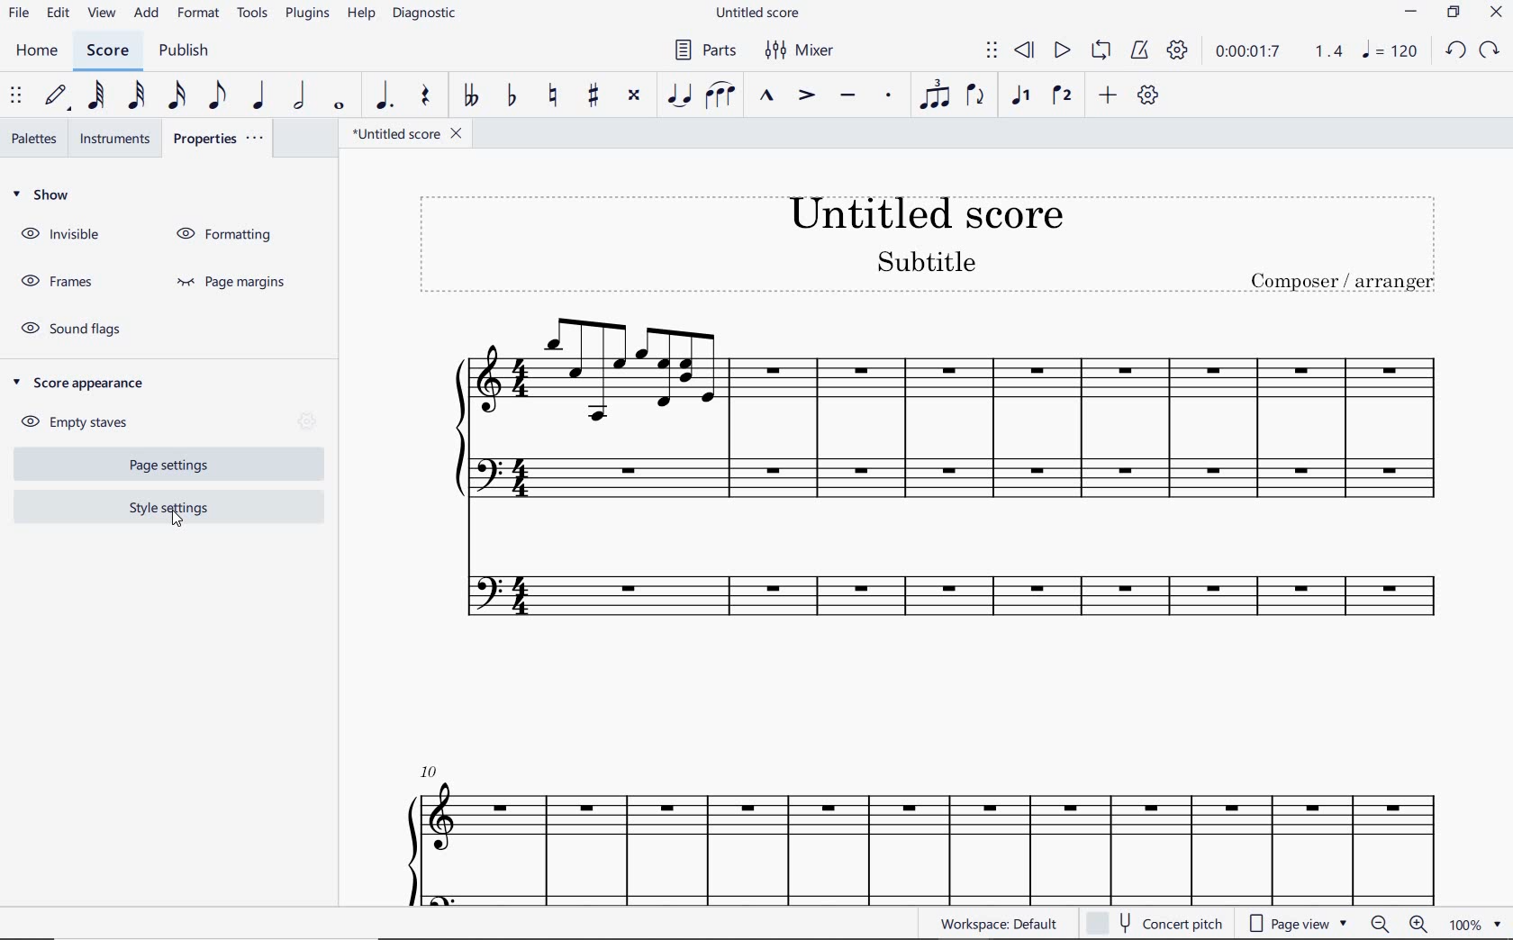 The height and width of the screenshot is (940, 1513). What do you see at coordinates (1297, 923) in the screenshot?
I see `page view` at bounding box center [1297, 923].